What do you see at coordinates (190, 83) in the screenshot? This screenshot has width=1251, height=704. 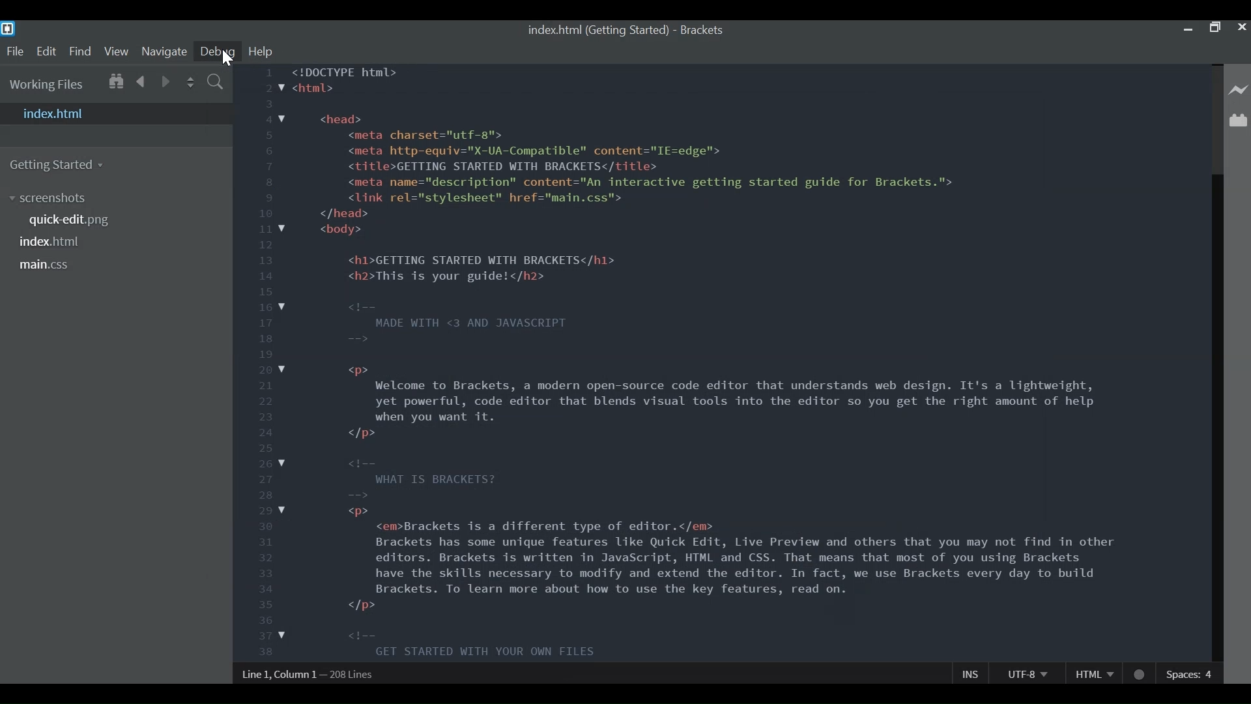 I see `Split the editor vertically or horizontally` at bounding box center [190, 83].